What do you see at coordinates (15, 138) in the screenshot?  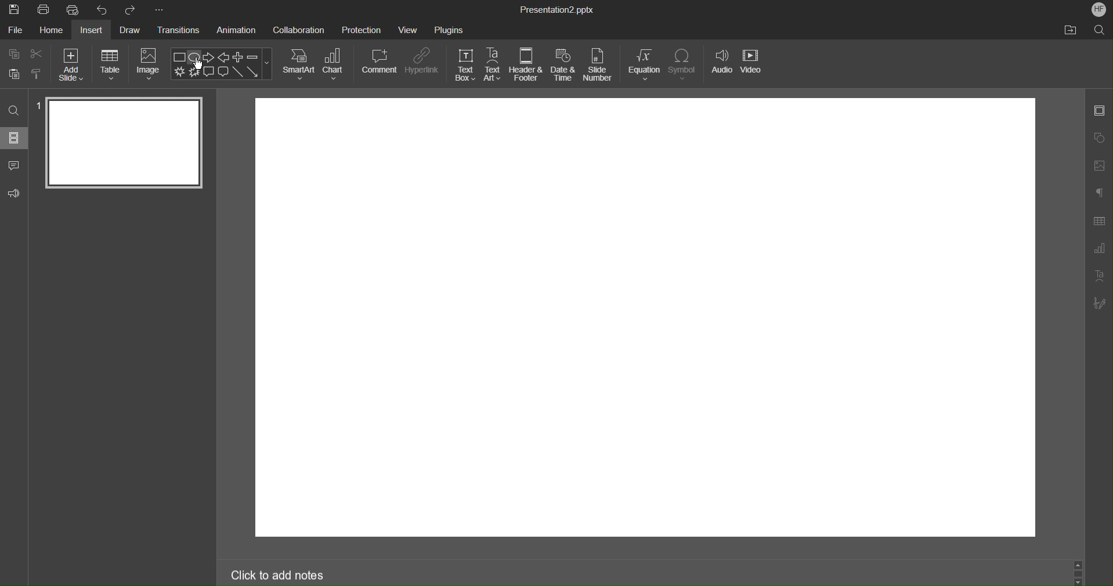 I see `Sildes` at bounding box center [15, 138].